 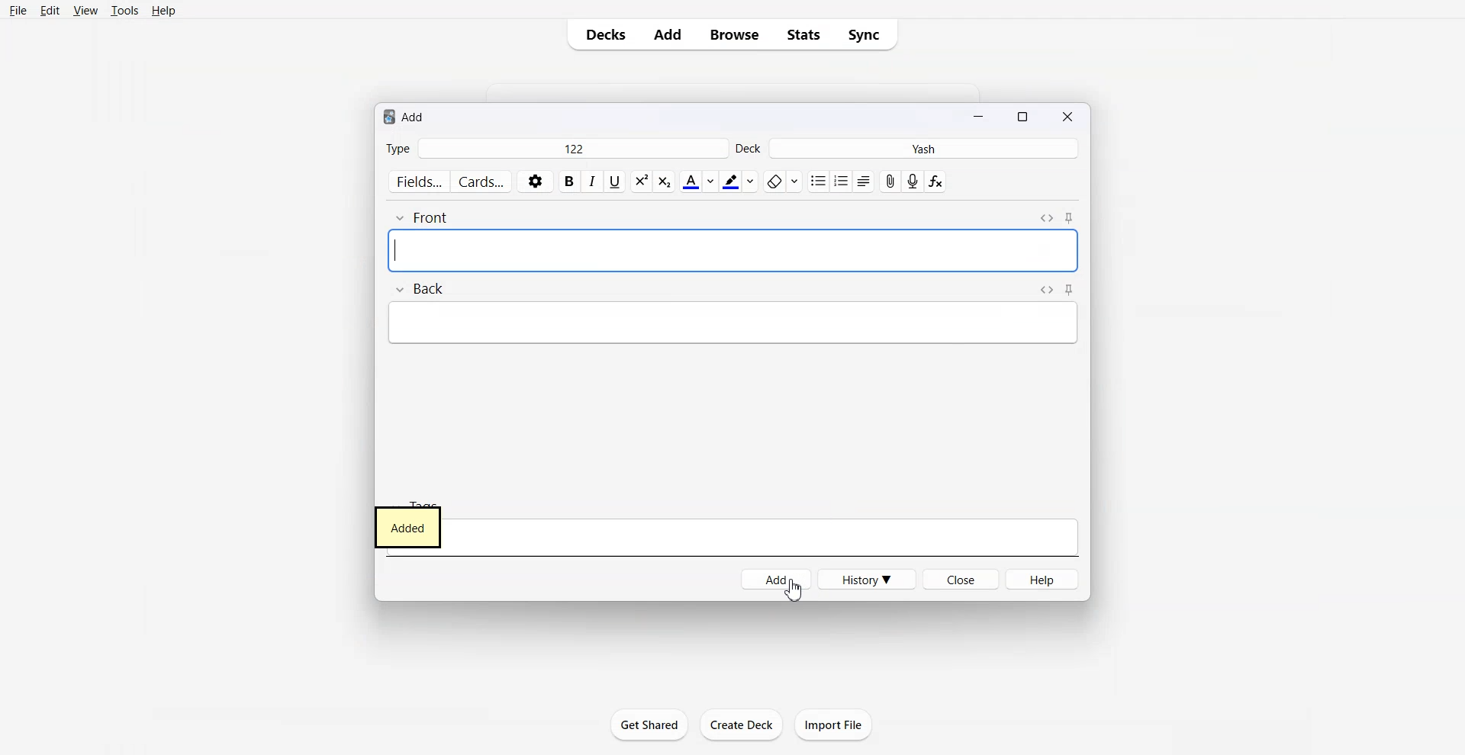 What do you see at coordinates (842, 182) in the screenshot?
I see `ordered list` at bounding box center [842, 182].